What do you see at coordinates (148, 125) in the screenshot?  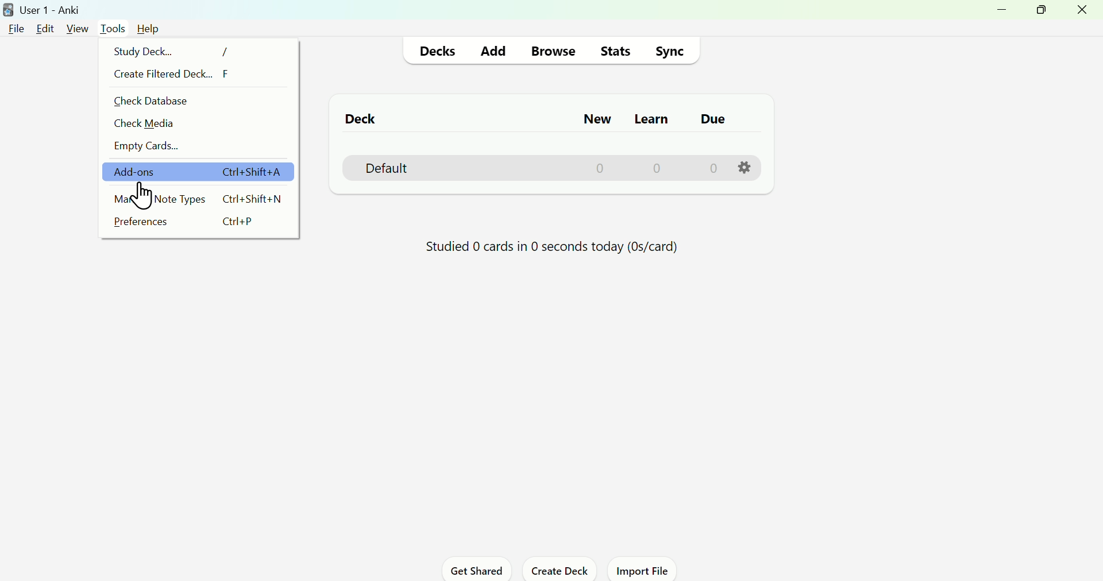 I see `Check Media` at bounding box center [148, 125].